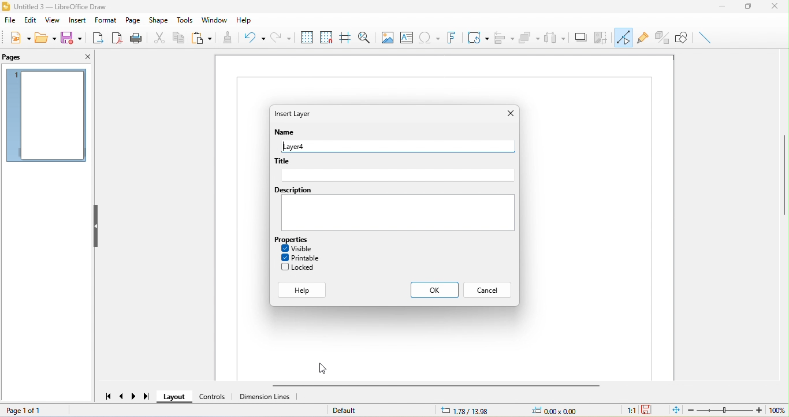 This screenshot has height=417, width=789. I want to click on select at least three object to distribute, so click(555, 37).